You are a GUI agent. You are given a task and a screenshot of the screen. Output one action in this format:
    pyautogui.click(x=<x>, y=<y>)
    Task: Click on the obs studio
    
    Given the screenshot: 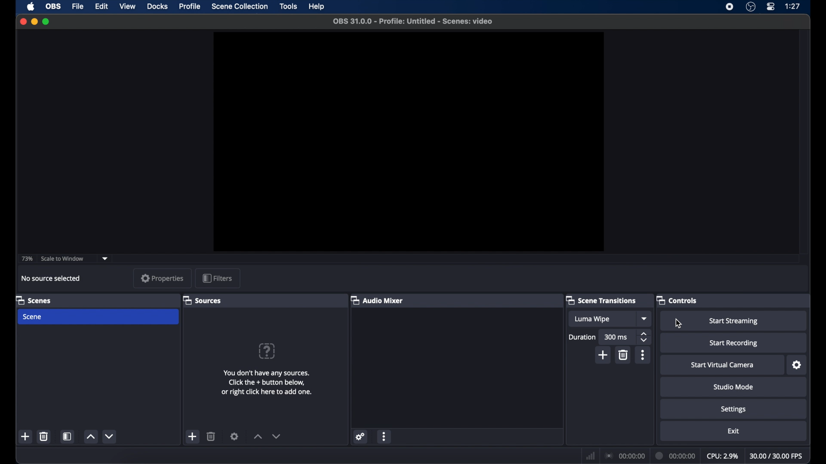 What is the action you would take?
    pyautogui.click(x=751, y=7)
    